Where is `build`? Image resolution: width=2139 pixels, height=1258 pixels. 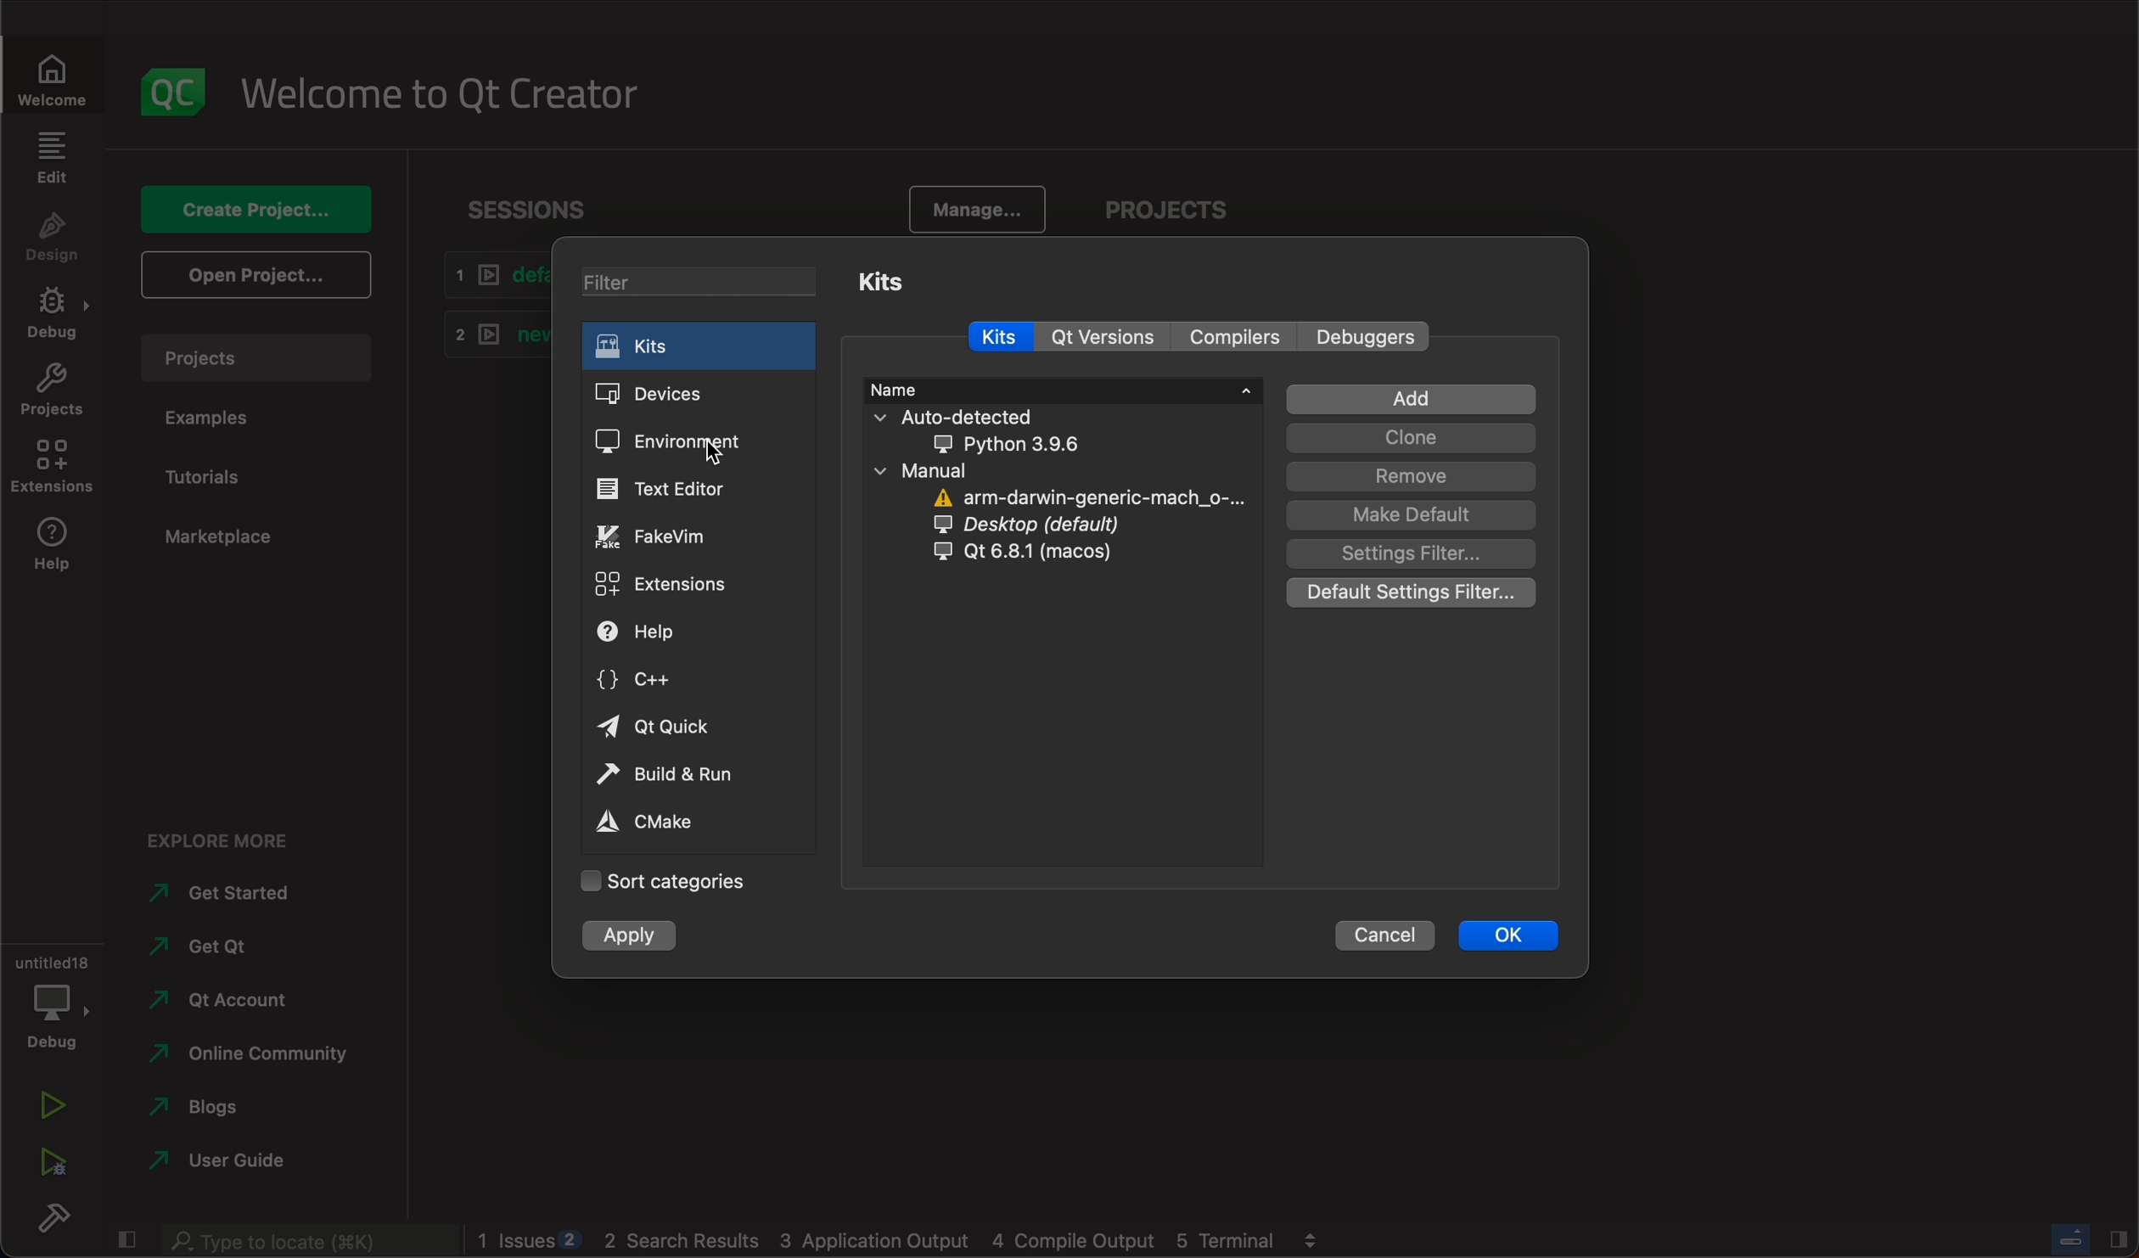
build is located at coordinates (48, 1217).